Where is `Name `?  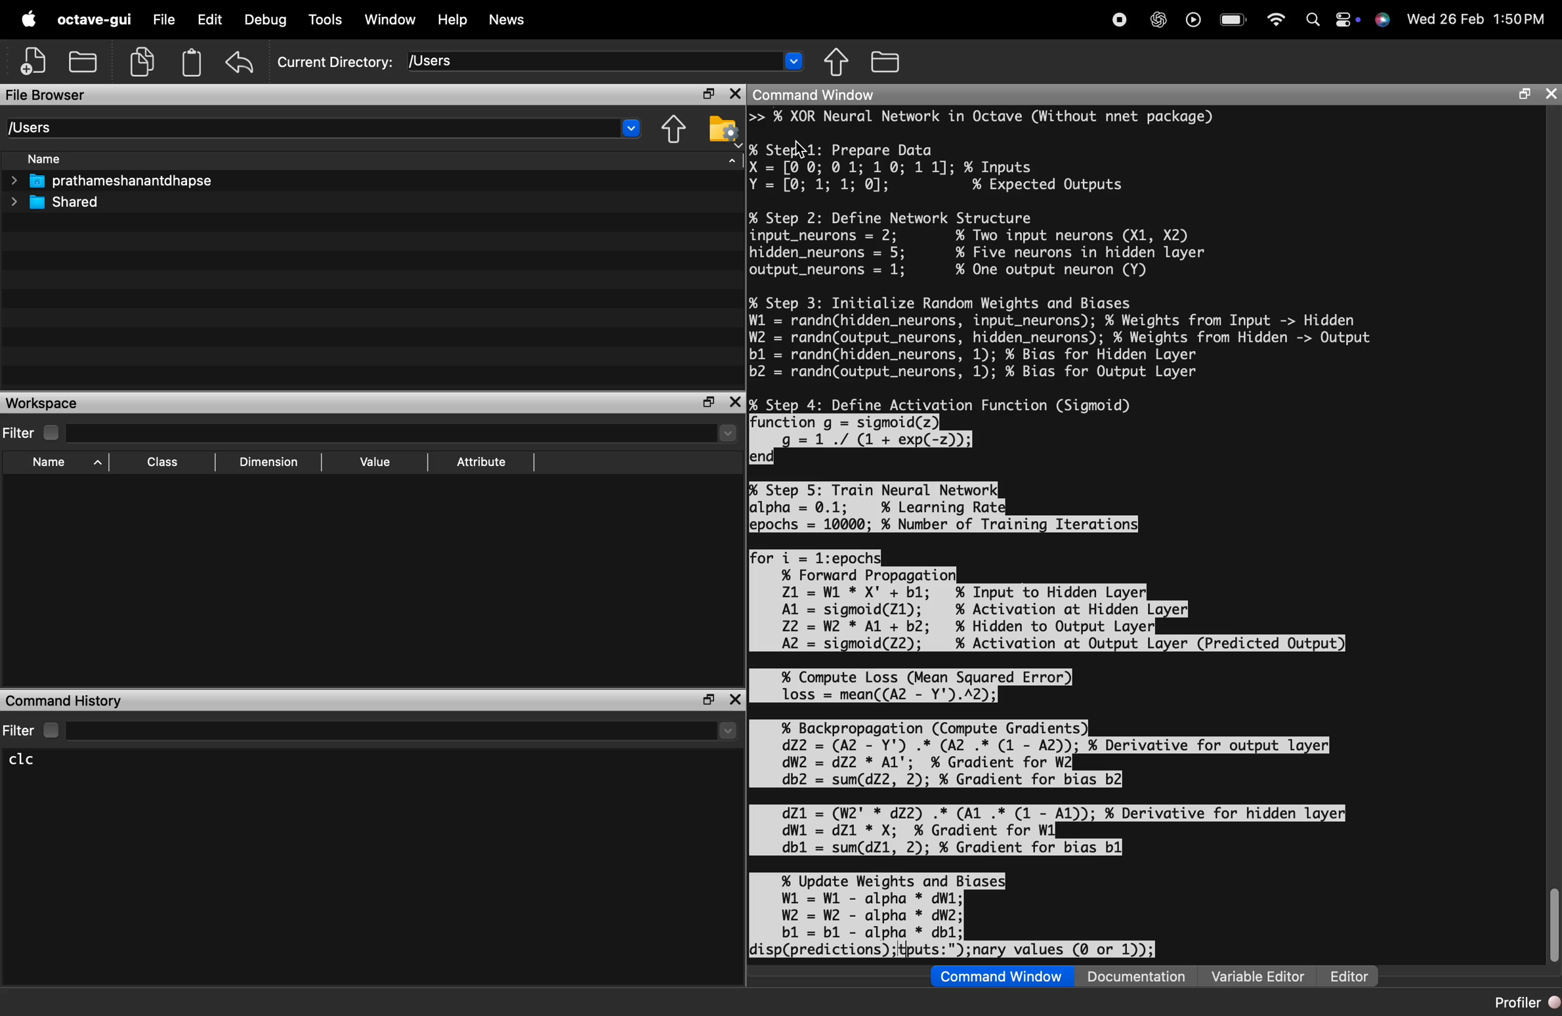
Name  is located at coordinates (58, 465).